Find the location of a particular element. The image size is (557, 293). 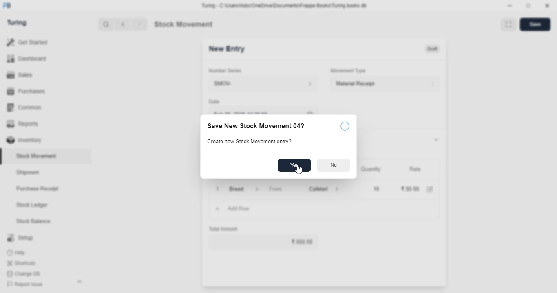

inventory is located at coordinates (24, 140).